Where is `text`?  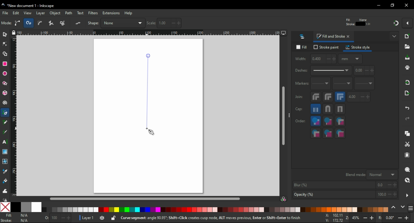 text is located at coordinates (81, 13).